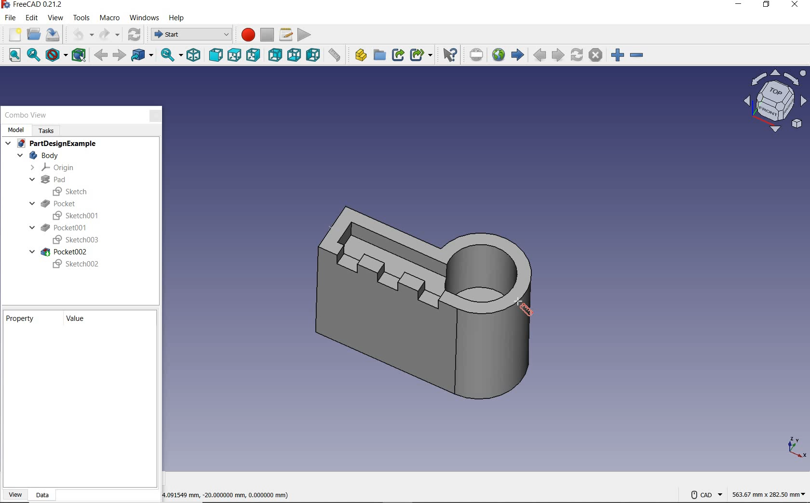 Image resolution: width=810 pixels, height=503 pixels. I want to click on set URL, so click(476, 56).